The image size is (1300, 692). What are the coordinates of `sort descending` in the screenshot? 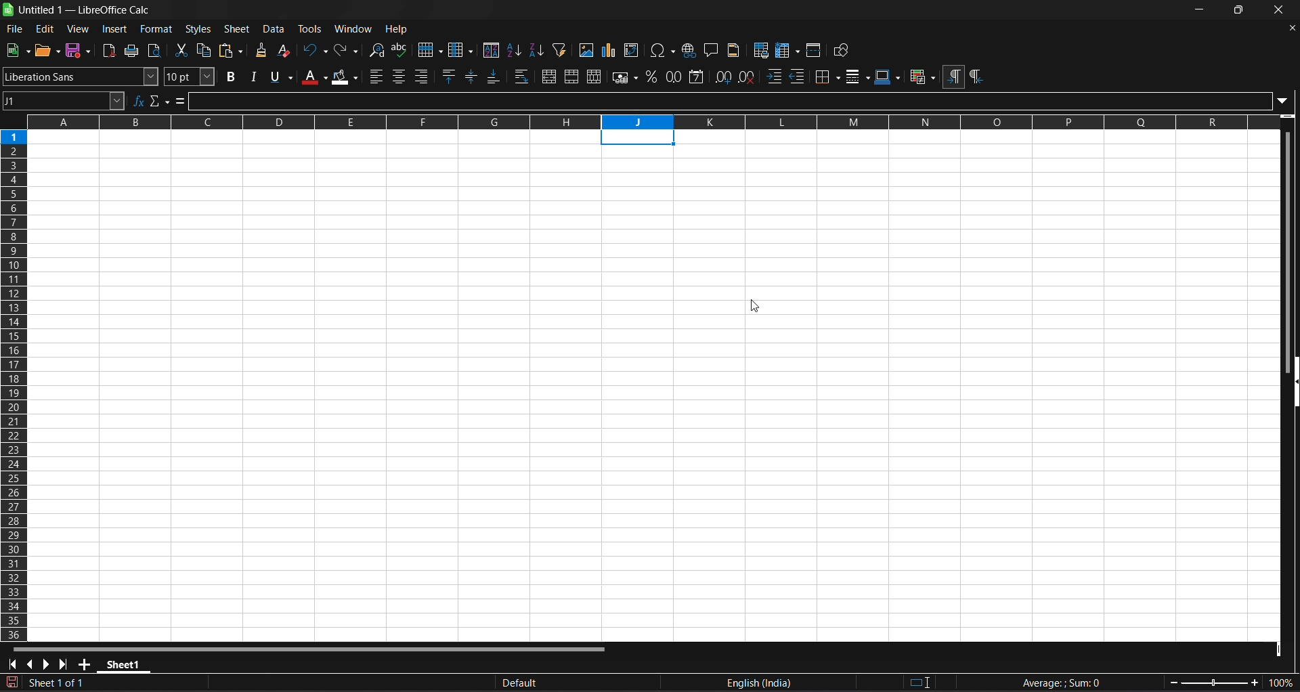 It's located at (538, 49).